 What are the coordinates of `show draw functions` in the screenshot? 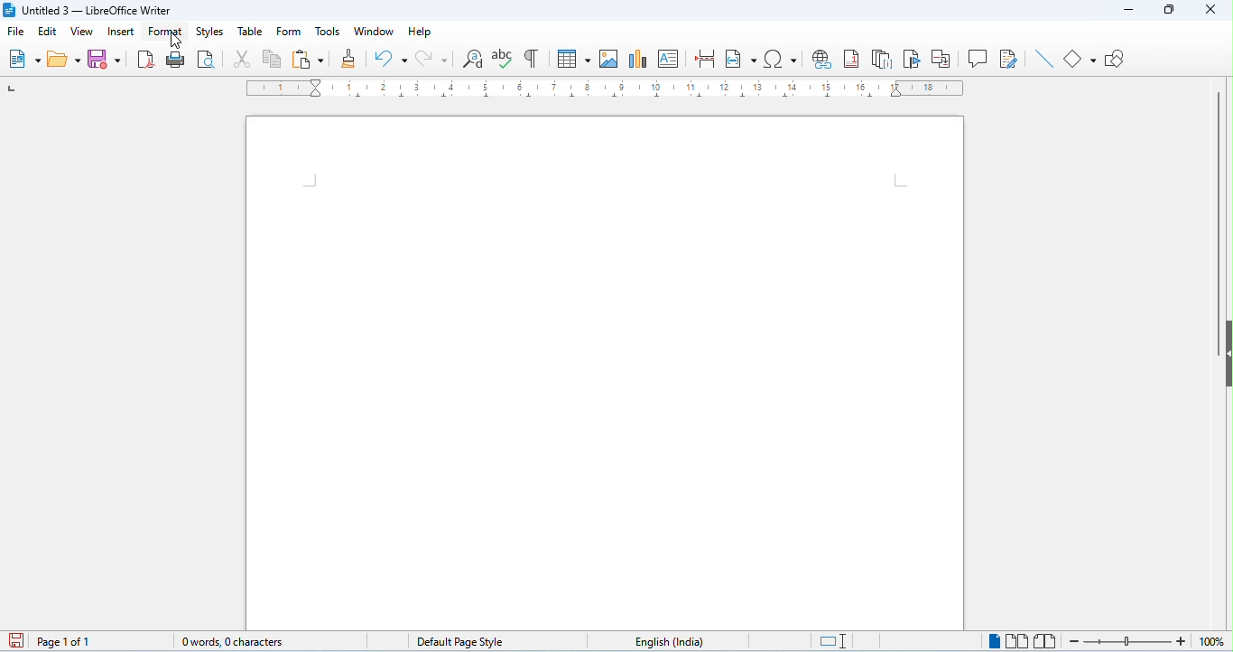 It's located at (1116, 61).